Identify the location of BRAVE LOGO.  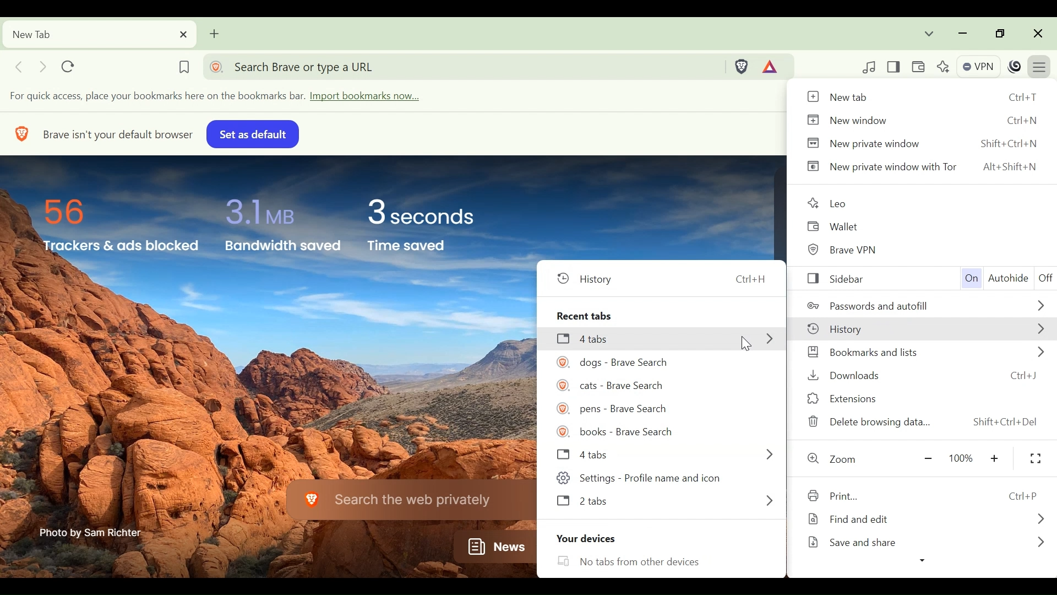
(20, 133).